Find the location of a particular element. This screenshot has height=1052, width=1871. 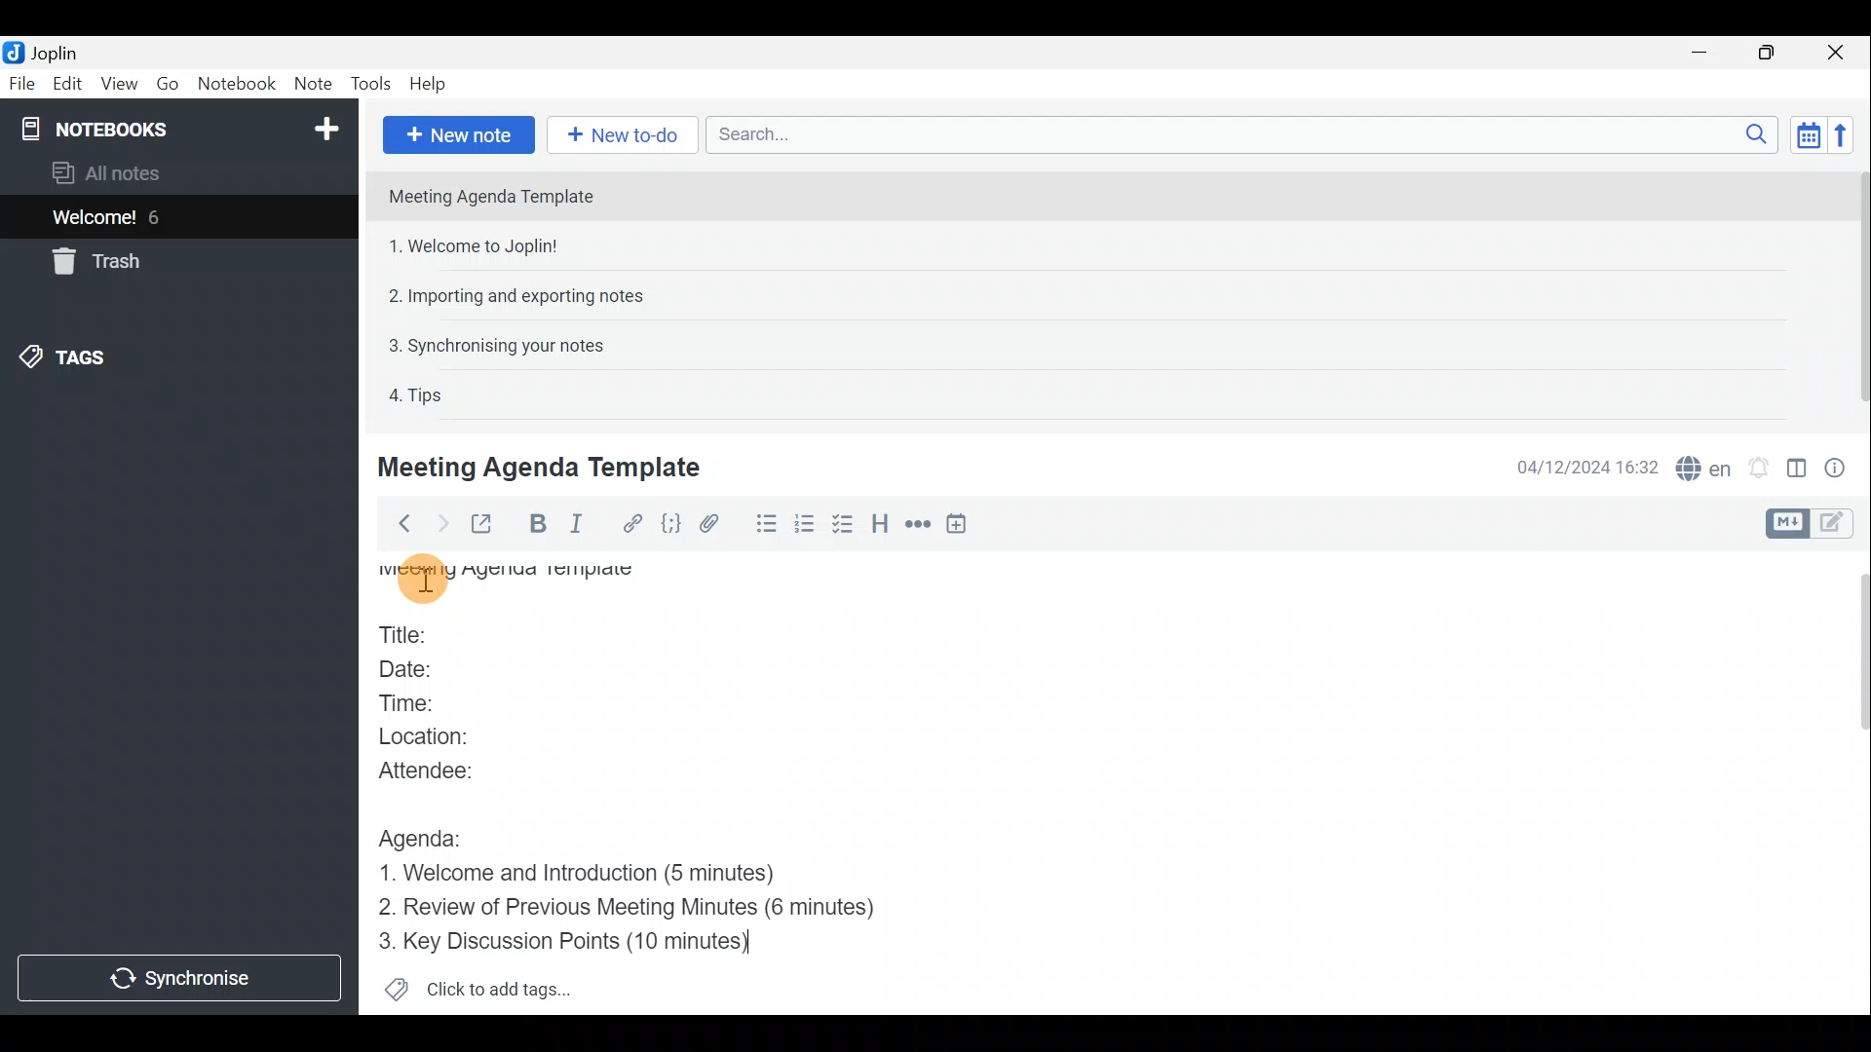

Note is located at coordinates (311, 80).